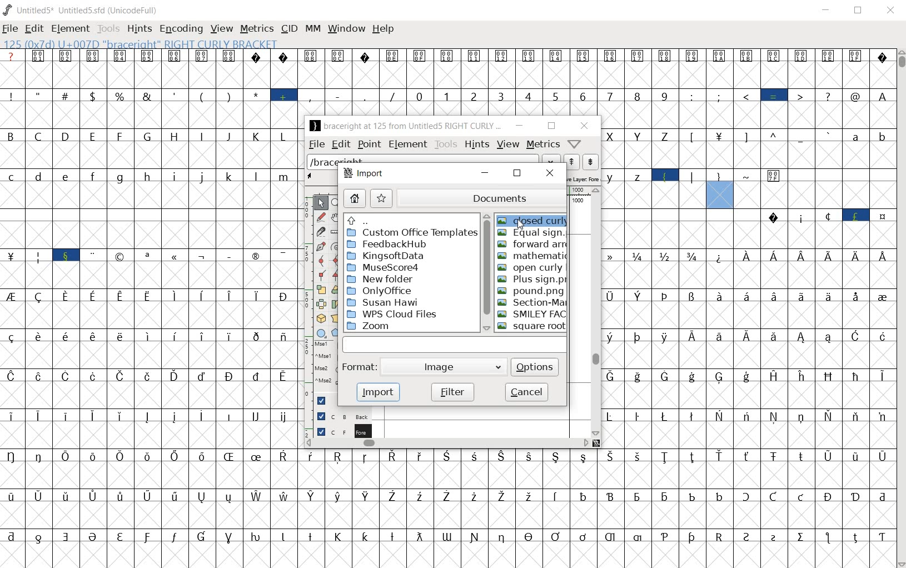 The image size is (906, 568). What do you see at coordinates (341, 145) in the screenshot?
I see `edit` at bounding box center [341, 145].